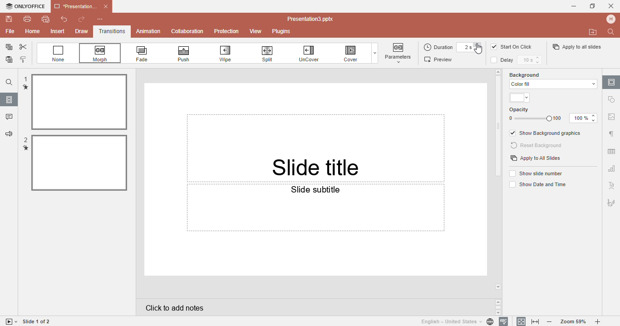 This screenshot has height=326, width=620. What do you see at coordinates (612, 150) in the screenshot?
I see `Table setting` at bounding box center [612, 150].